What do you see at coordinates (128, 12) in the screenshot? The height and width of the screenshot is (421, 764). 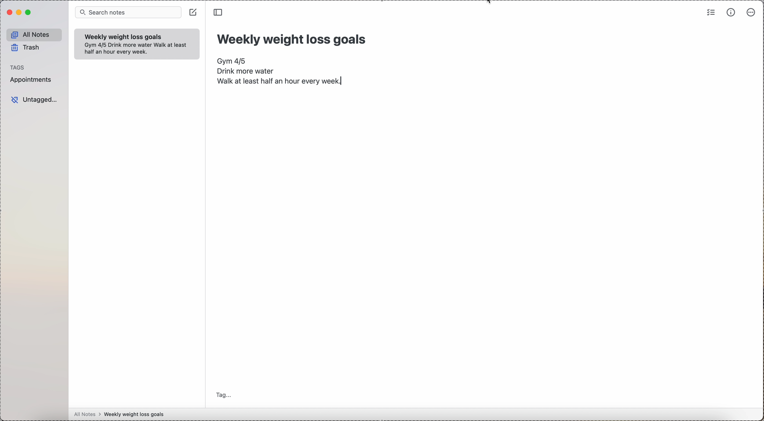 I see `search bar` at bounding box center [128, 12].